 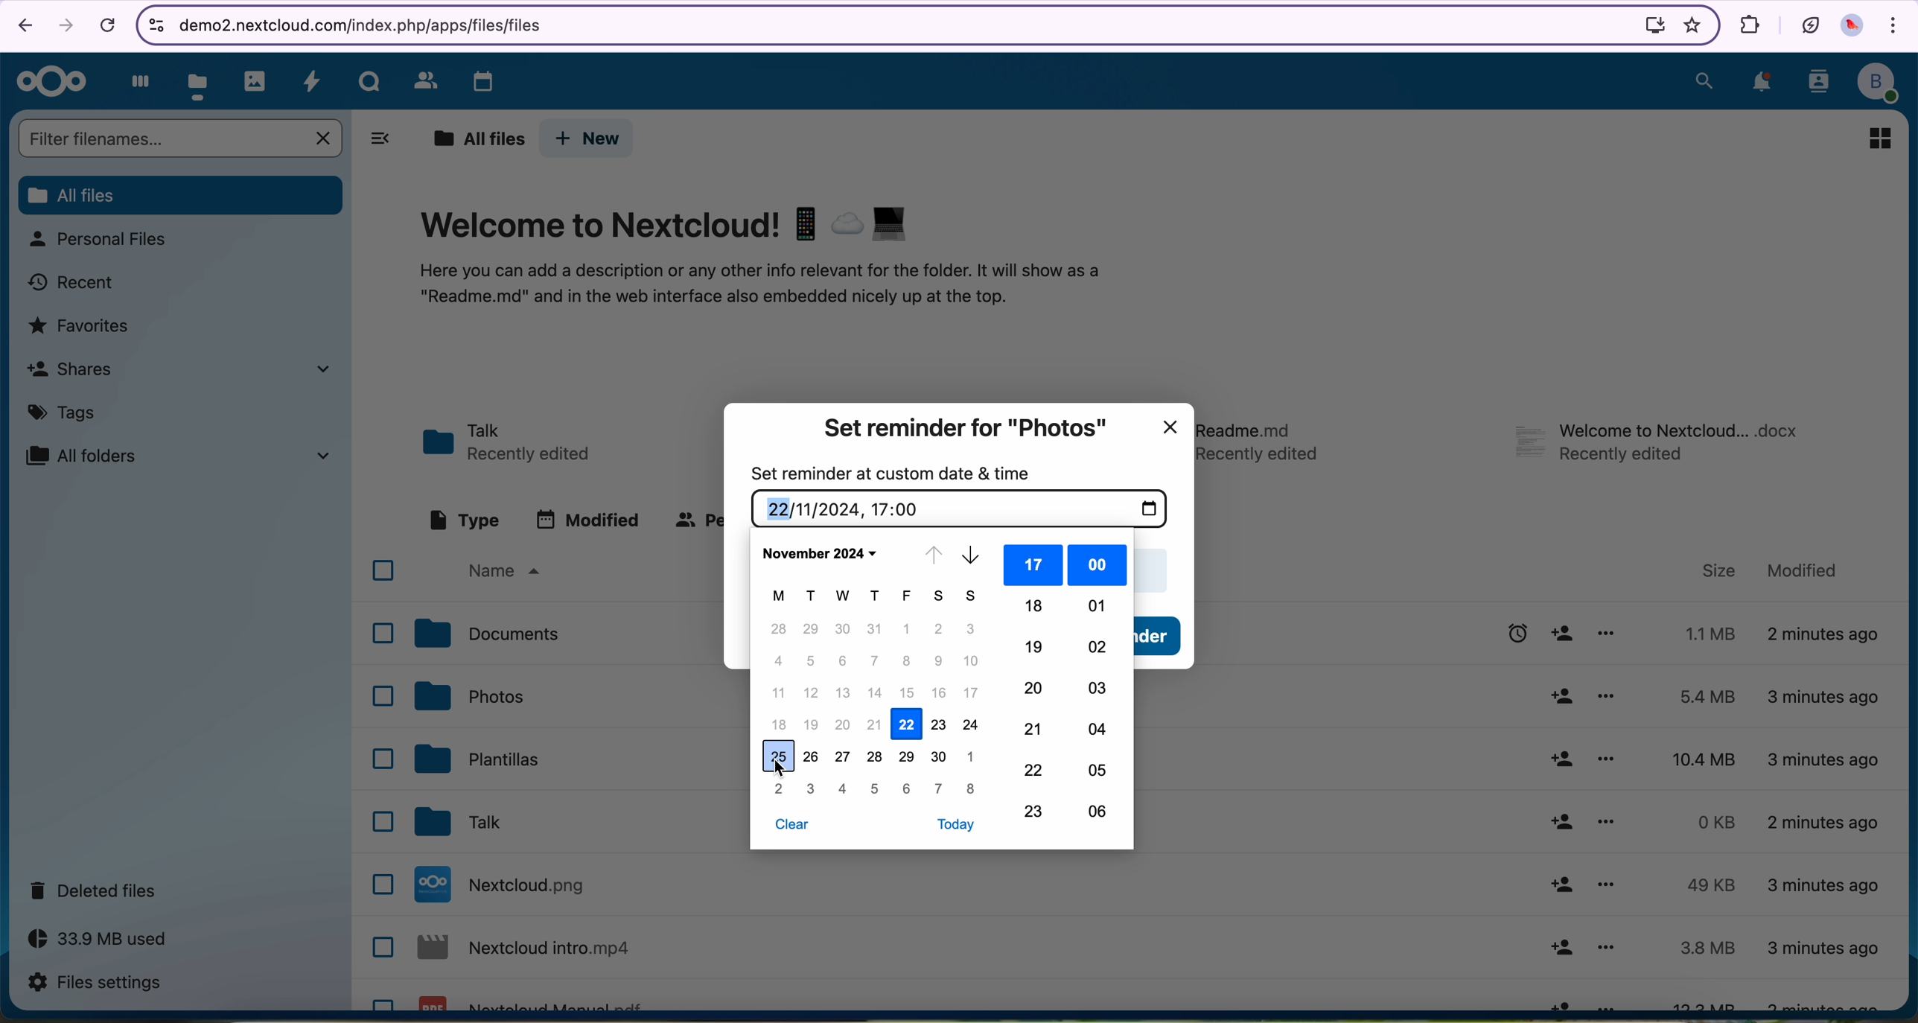 What do you see at coordinates (1492, 637) in the screenshot?
I see `click set` at bounding box center [1492, 637].